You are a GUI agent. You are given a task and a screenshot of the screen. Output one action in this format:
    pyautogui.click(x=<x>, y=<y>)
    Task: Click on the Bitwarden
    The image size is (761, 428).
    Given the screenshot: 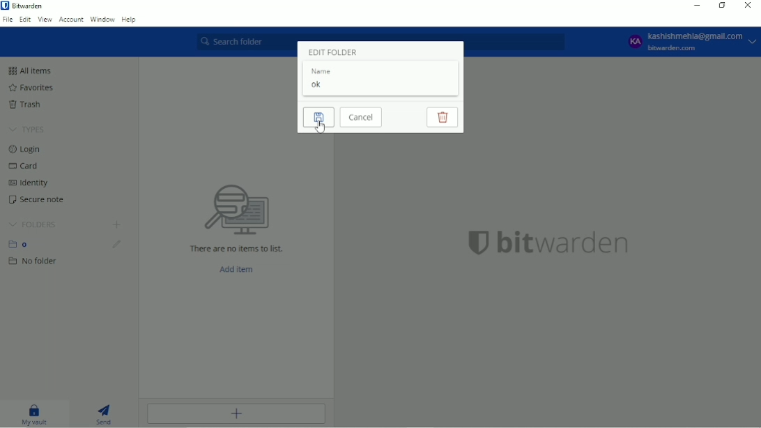 What is the action you would take?
    pyautogui.click(x=25, y=6)
    